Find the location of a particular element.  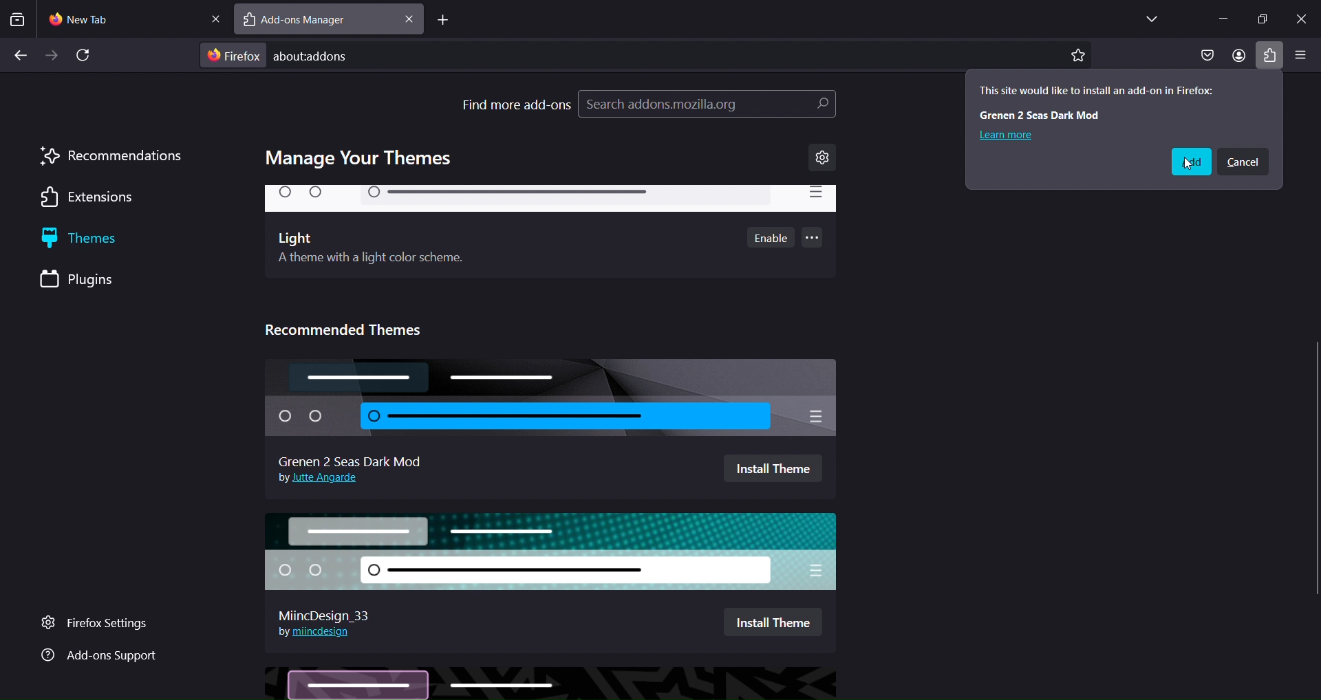

install theme is located at coordinates (773, 620).